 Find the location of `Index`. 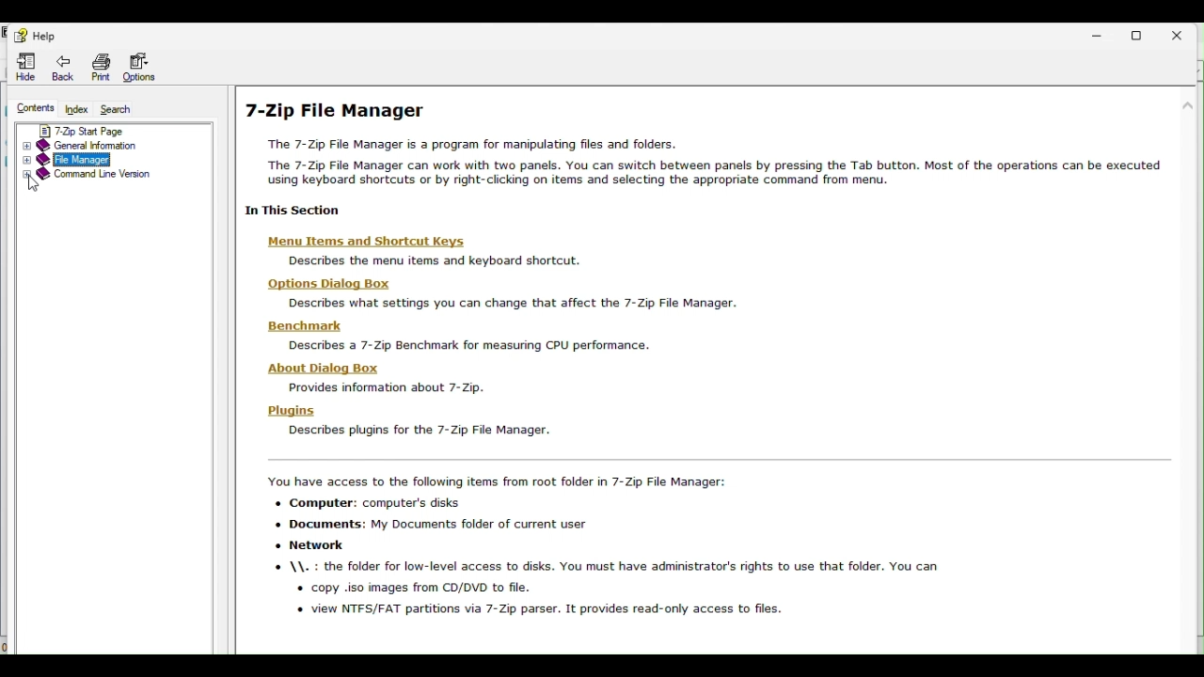

Index is located at coordinates (75, 111).